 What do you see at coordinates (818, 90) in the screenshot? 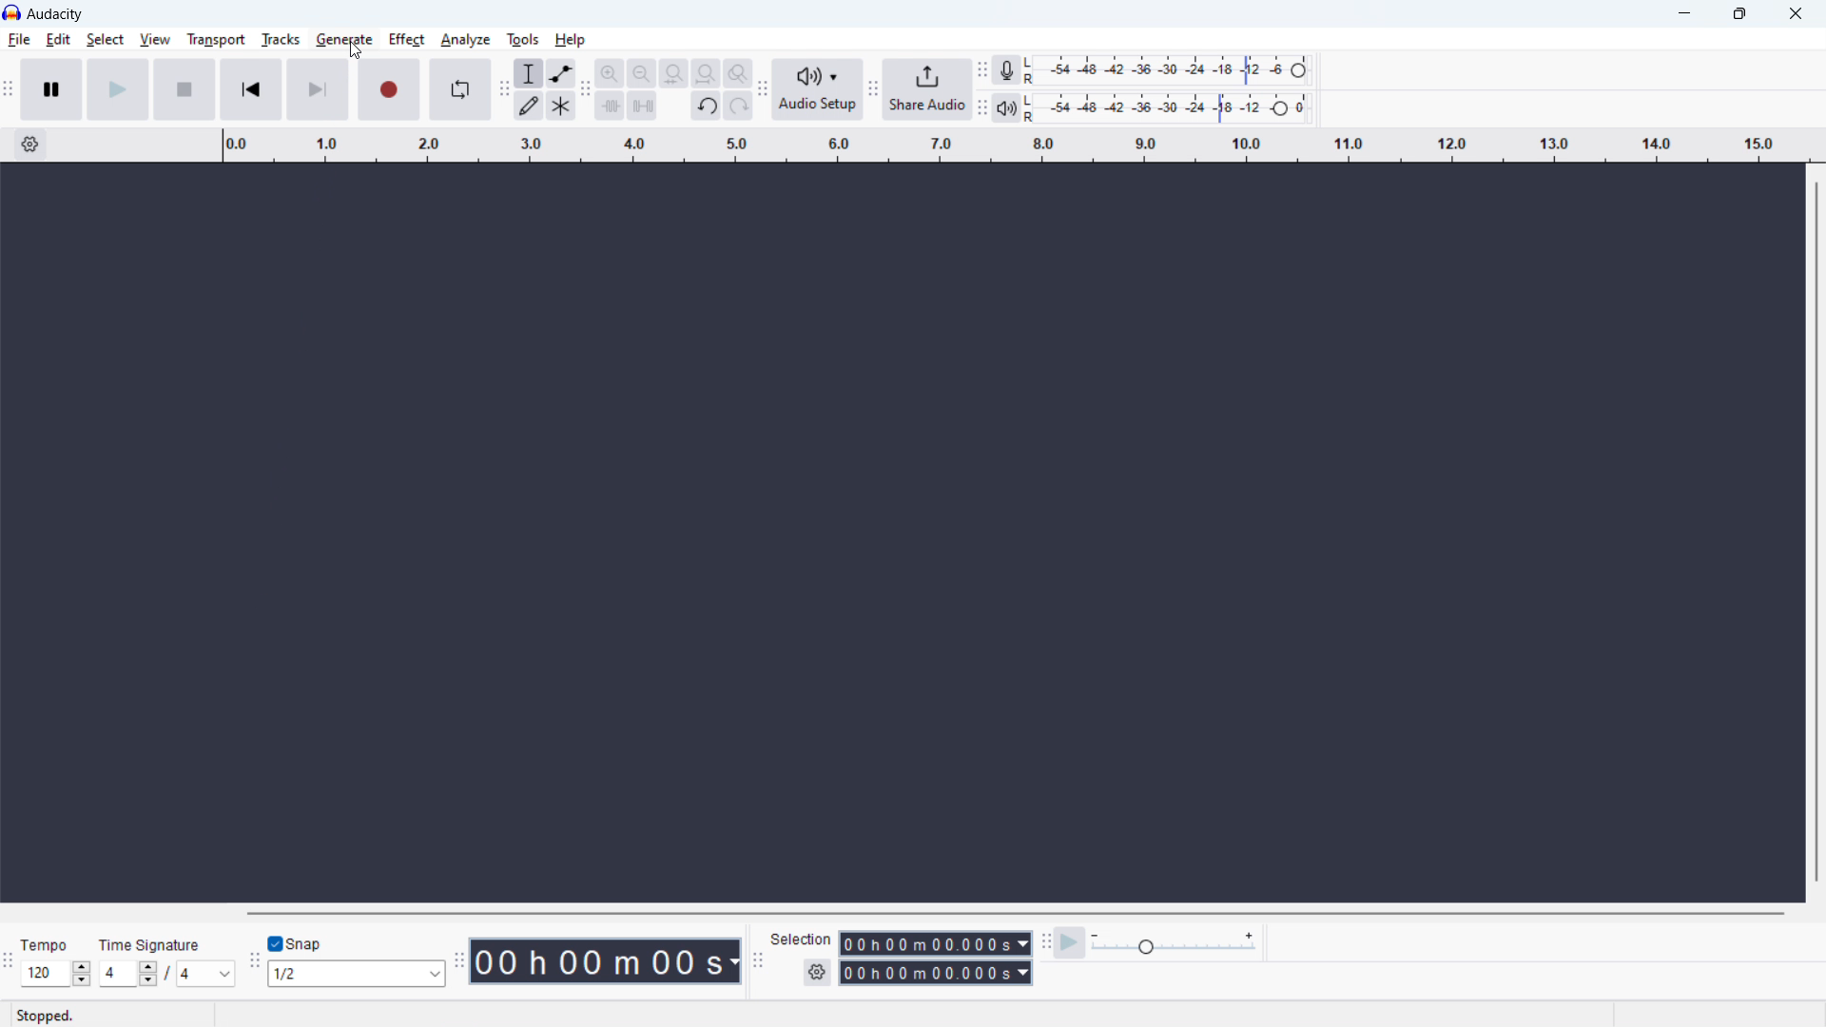
I see `audio setup` at bounding box center [818, 90].